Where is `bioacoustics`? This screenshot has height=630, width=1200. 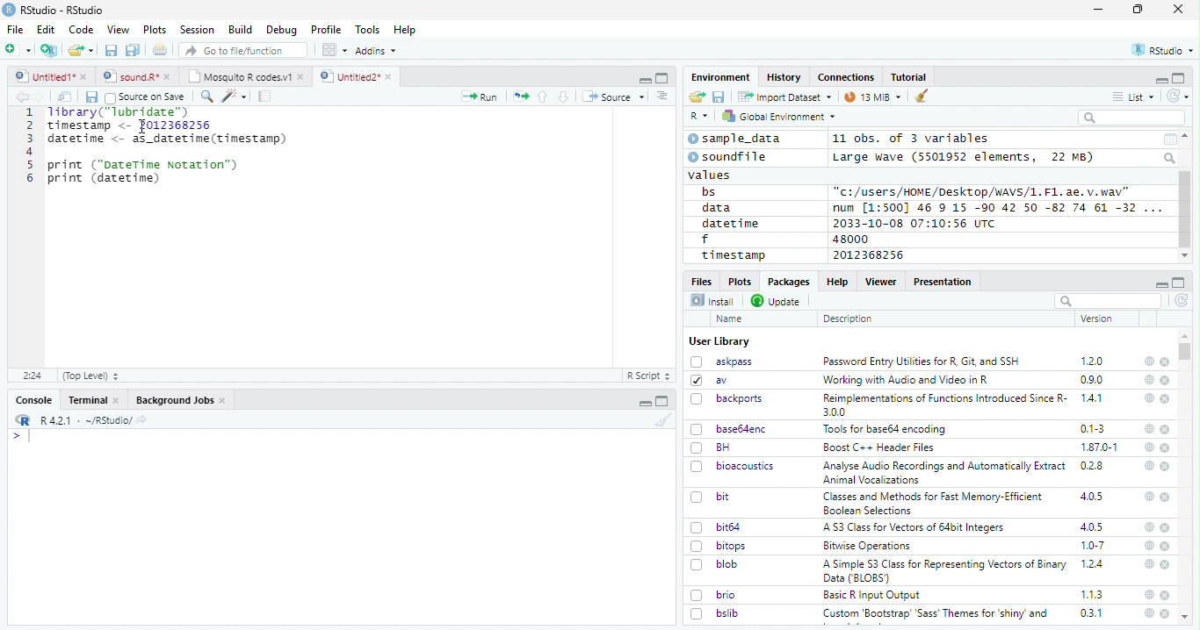 bioacoustics is located at coordinates (733, 466).